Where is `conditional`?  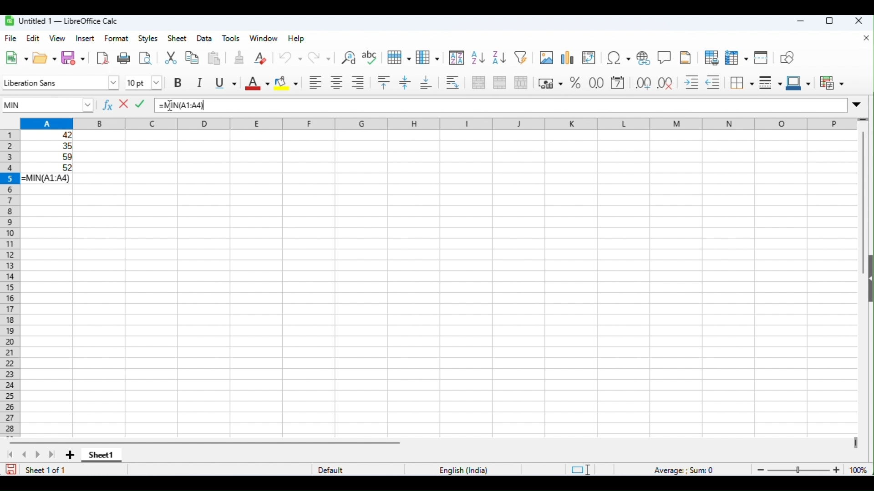
conditional is located at coordinates (831, 83).